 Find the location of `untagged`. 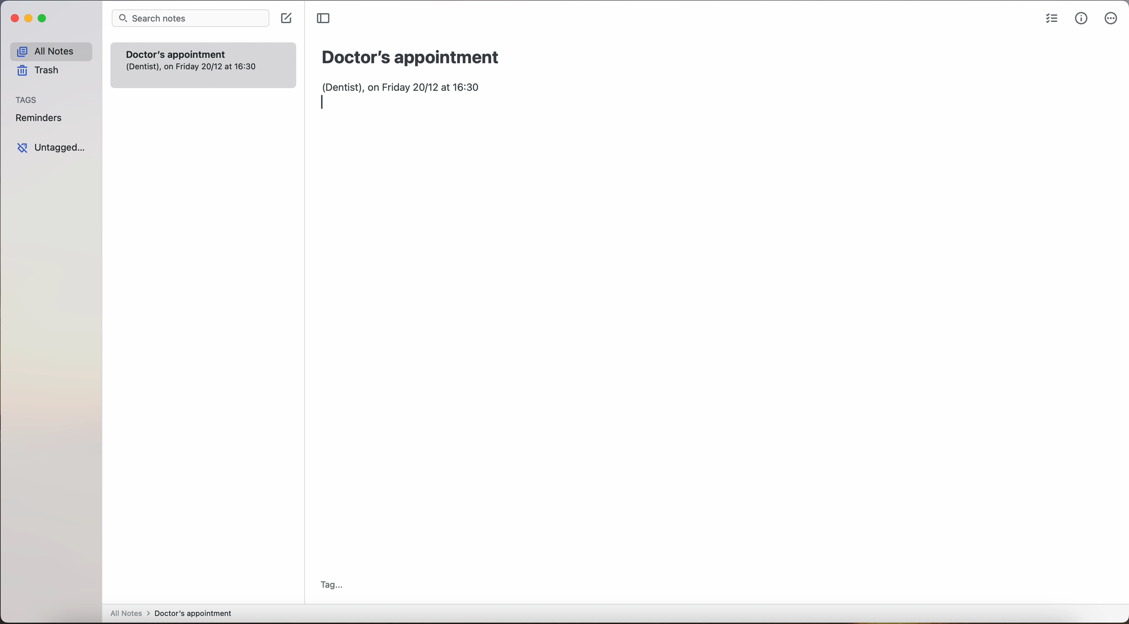

untagged is located at coordinates (53, 148).